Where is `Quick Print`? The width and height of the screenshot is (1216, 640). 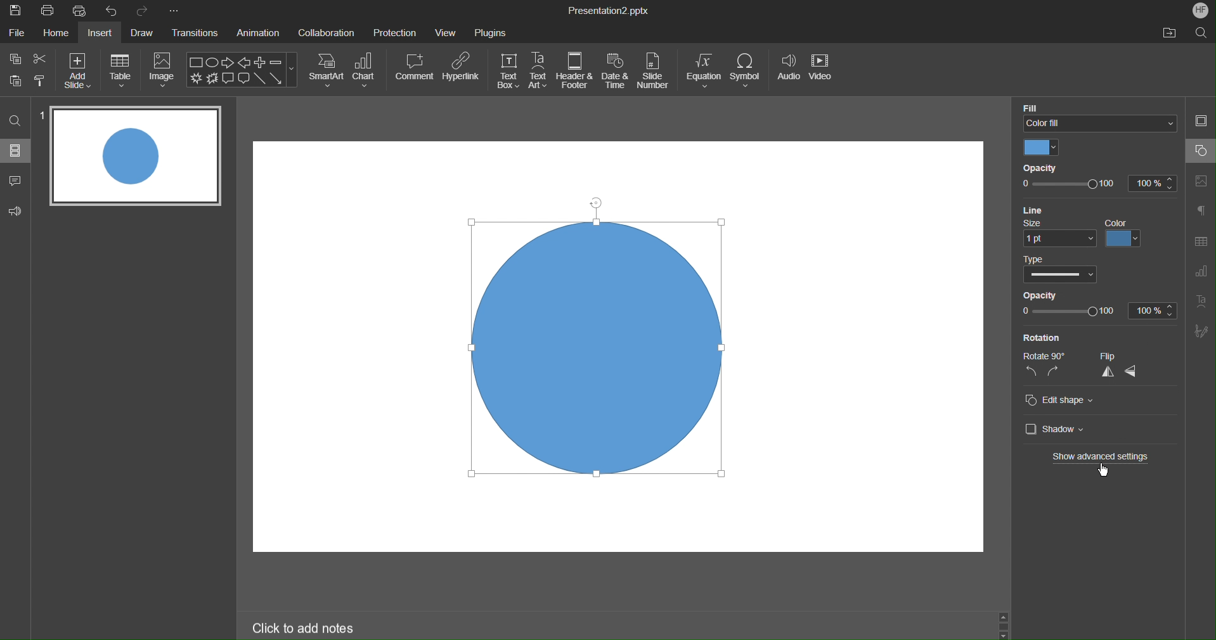
Quick Print is located at coordinates (83, 11).